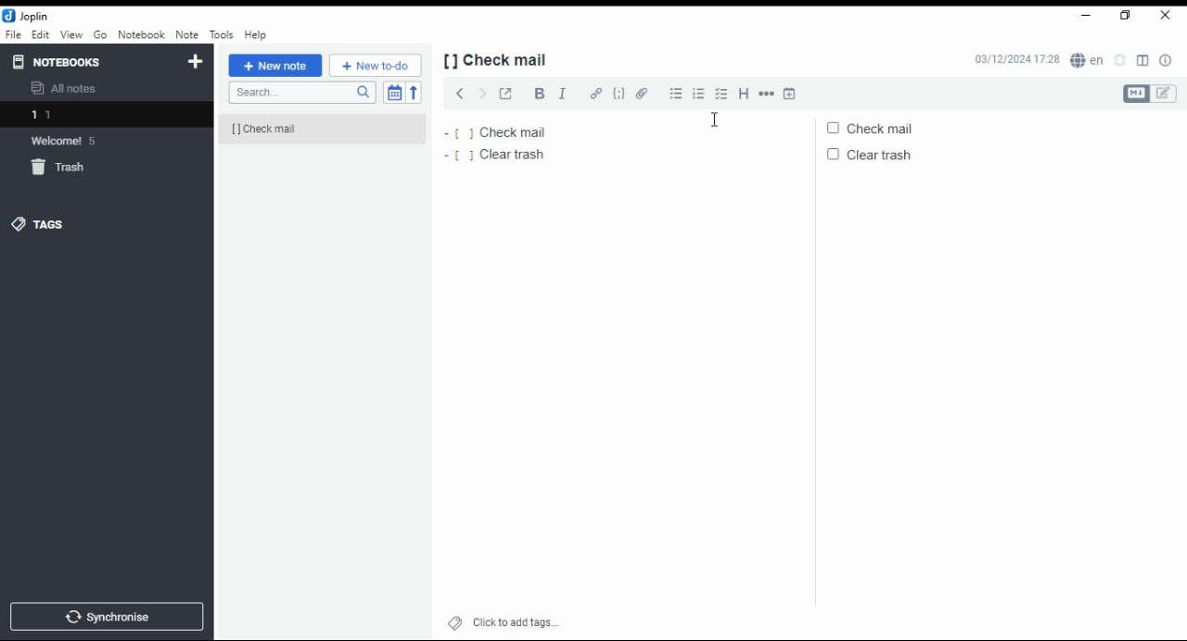 The width and height of the screenshot is (1187, 641). Describe the element at coordinates (697, 94) in the screenshot. I see `numbered list` at that location.